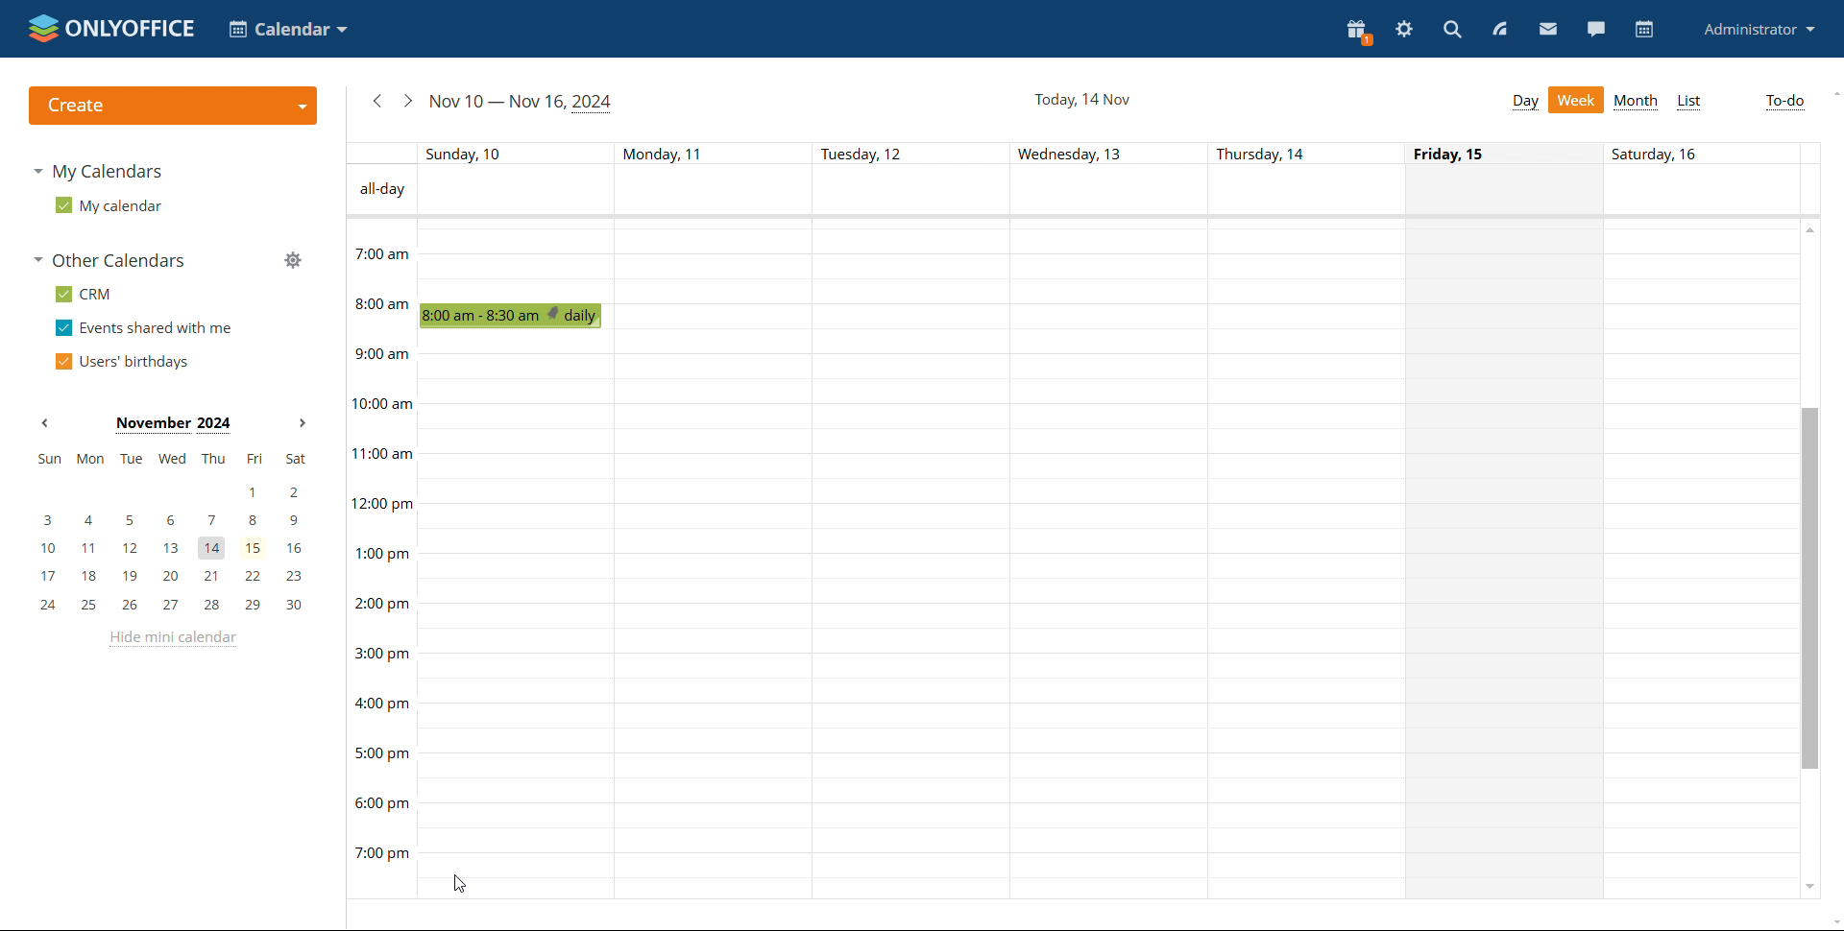 Image resolution: width=1844 pixels, height=931 pixels. What do you see at coordinates (1525, 102) in the screenshot?
I see `day view` at bounding box center [1525, 102].